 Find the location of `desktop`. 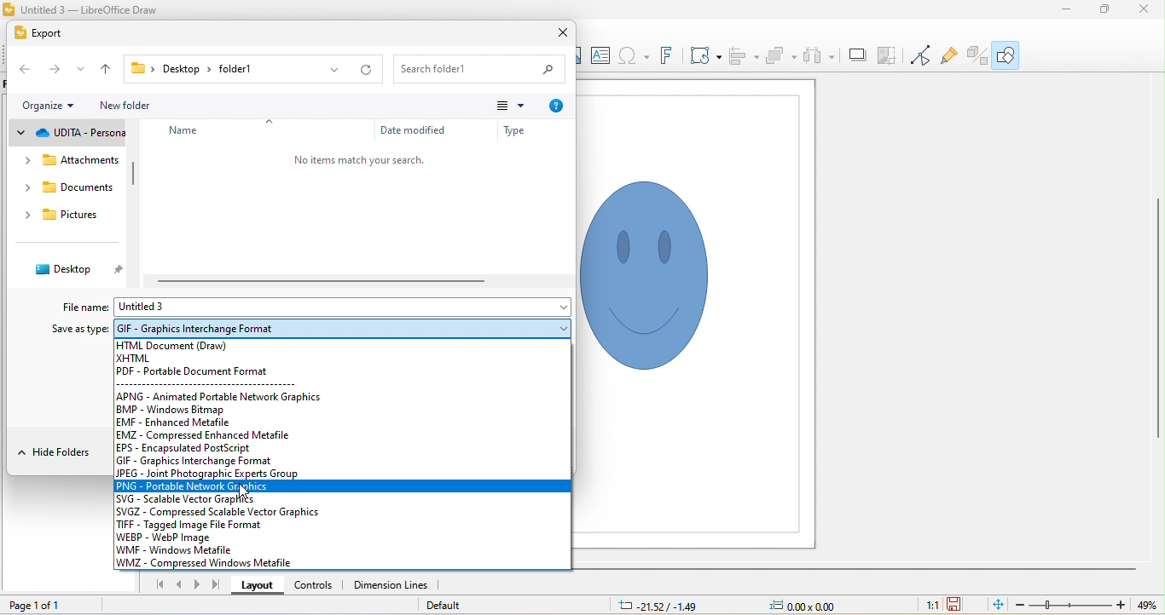

desktop is located at coordinates (63, 270).